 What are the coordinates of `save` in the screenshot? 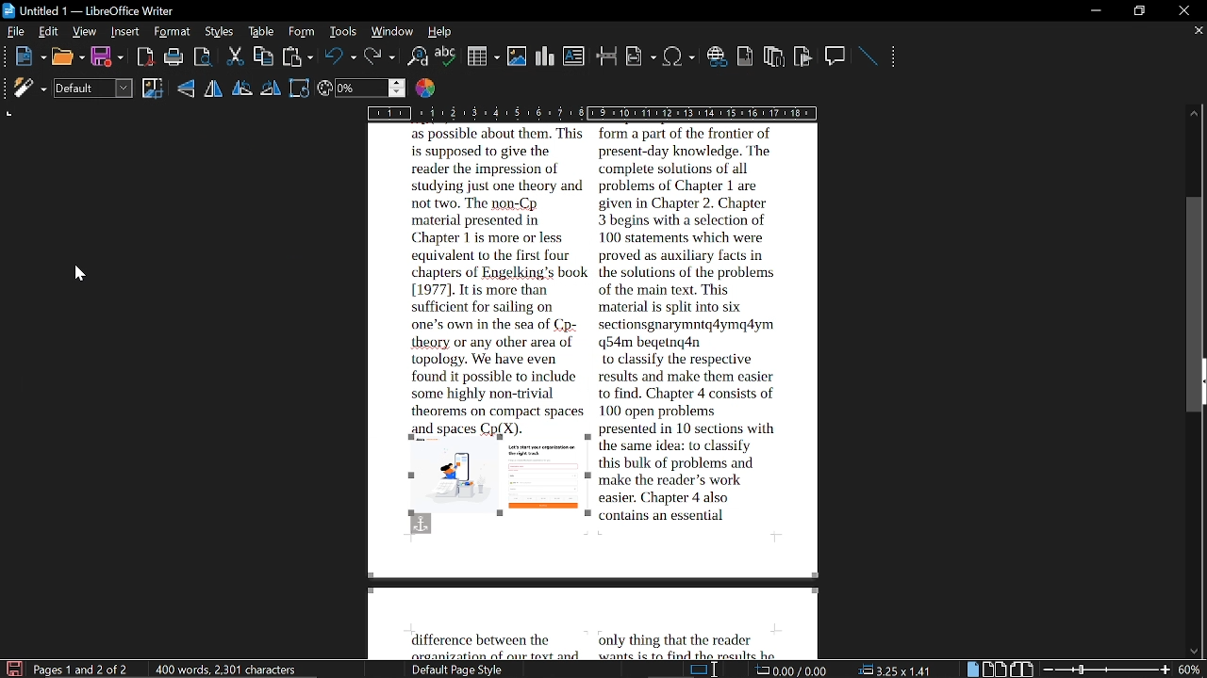 It's located at (12, 669).